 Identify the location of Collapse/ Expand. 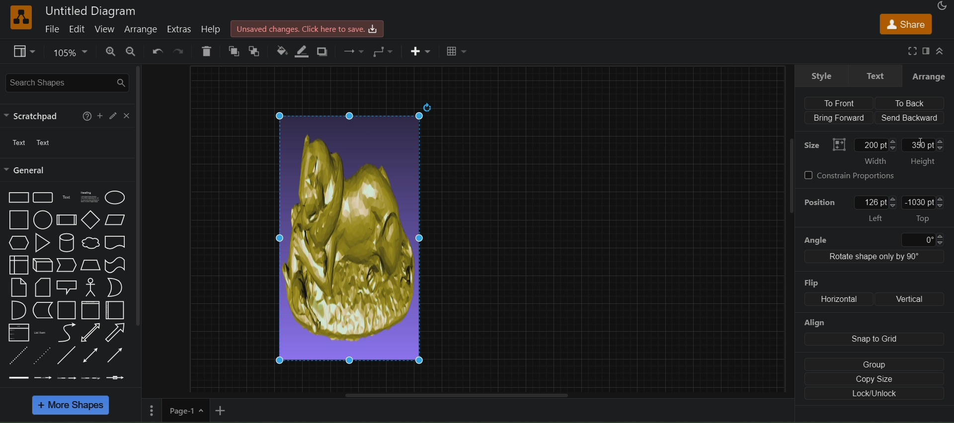
(941, 52).